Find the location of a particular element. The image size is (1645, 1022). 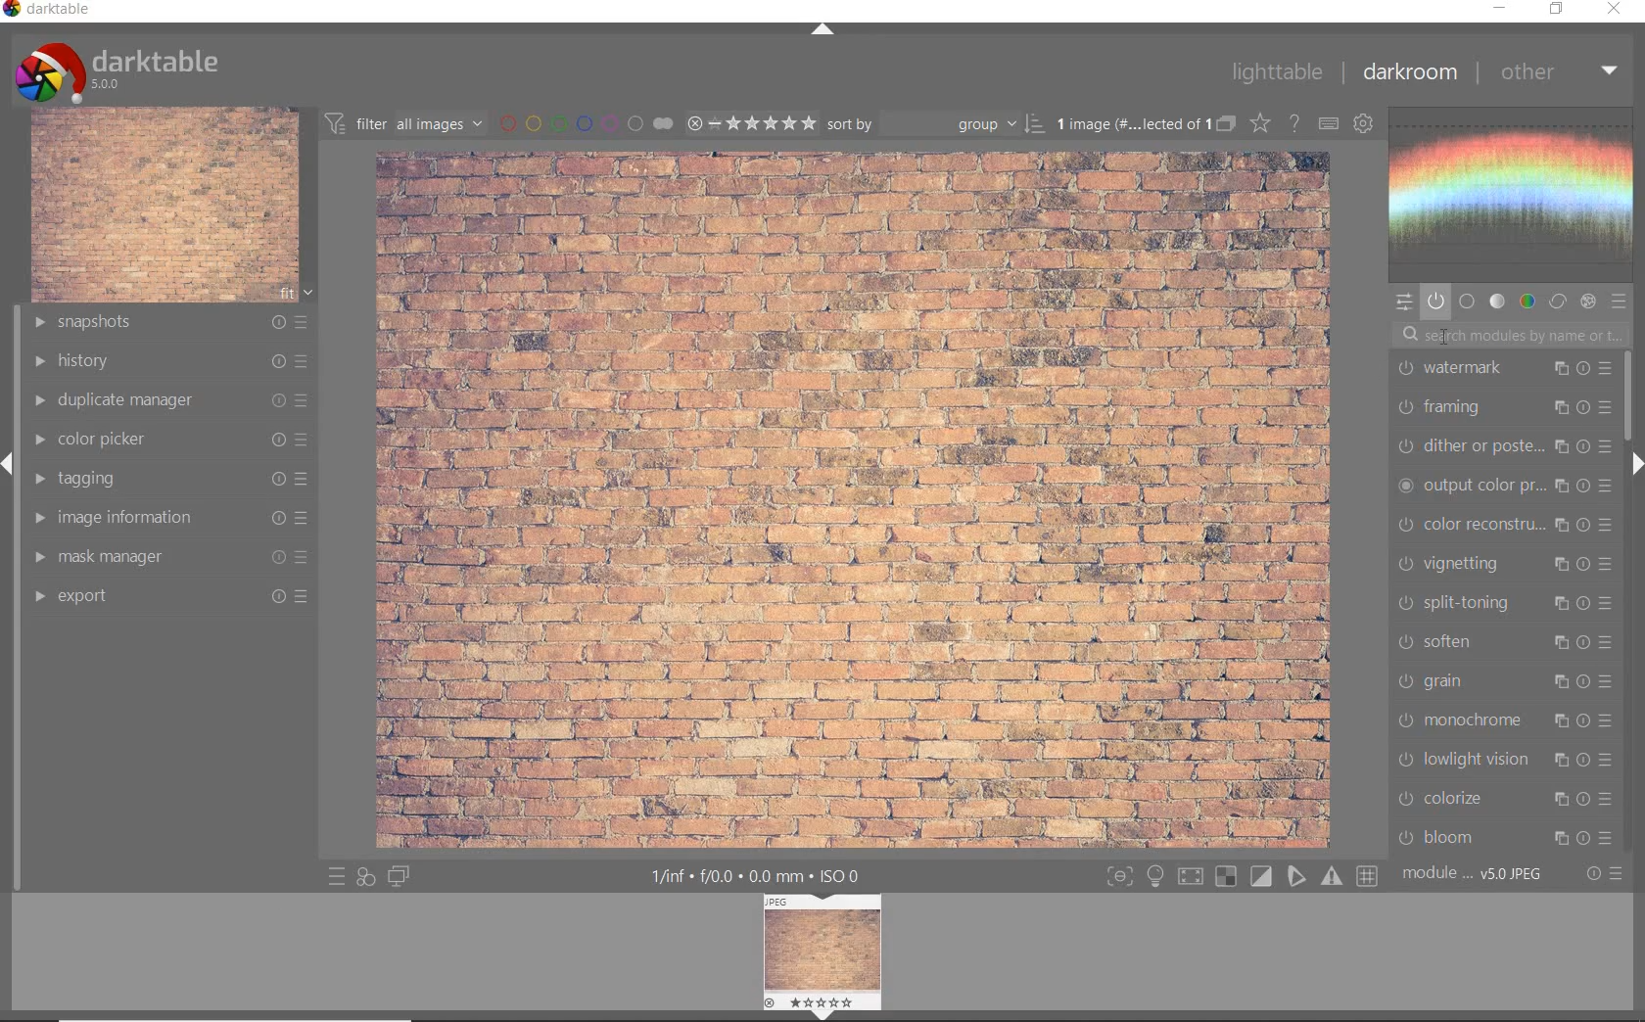

dither or paste is located at coordinates (1505, 445).